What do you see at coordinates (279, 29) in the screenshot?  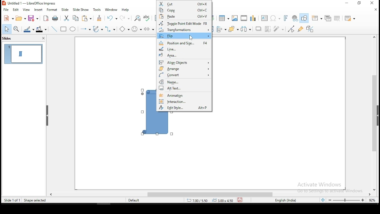 I see `filter` at bounding box center [279, 29].